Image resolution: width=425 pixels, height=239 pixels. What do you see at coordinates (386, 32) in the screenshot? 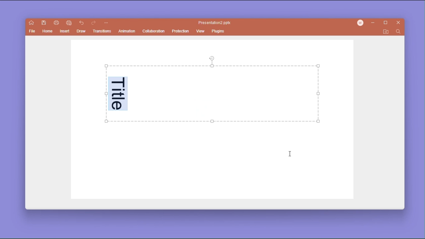
I see `open file location` at bounding box center [386, 32].